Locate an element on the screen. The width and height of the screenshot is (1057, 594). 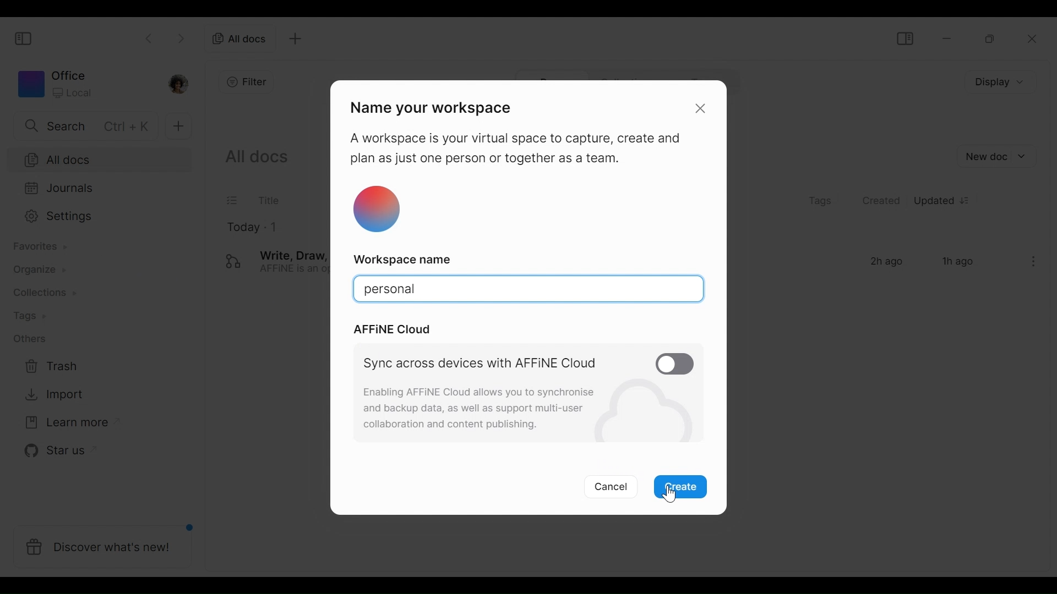
Settings is located at coordinates (94, 217).